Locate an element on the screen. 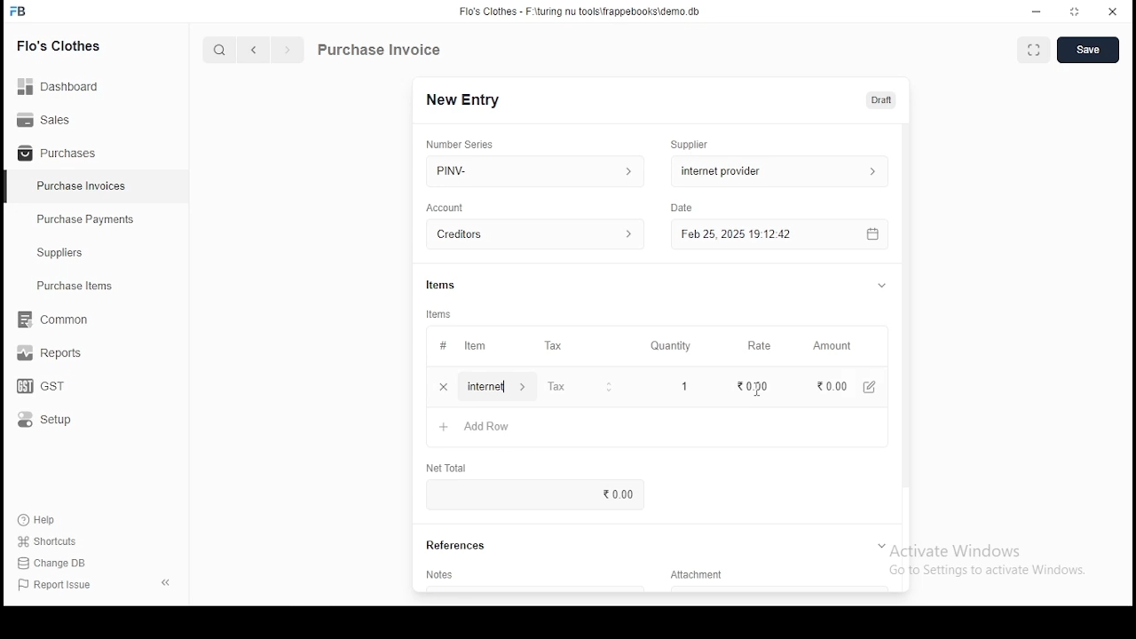 The width and height of the screenshot is (1136, 639). edit is located at coordinates (864, 388).